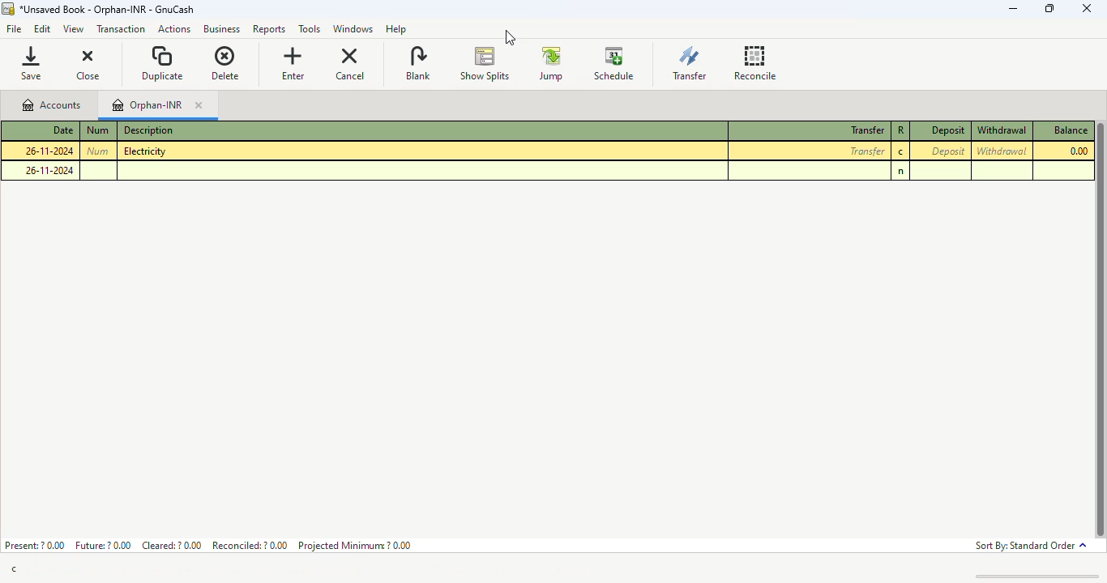 The width and height of the screenshot is (1107, 583). What do you see at coordinates (901, 172) in the screenshot?
I see `not cleared` at bounding box center [901, 172].